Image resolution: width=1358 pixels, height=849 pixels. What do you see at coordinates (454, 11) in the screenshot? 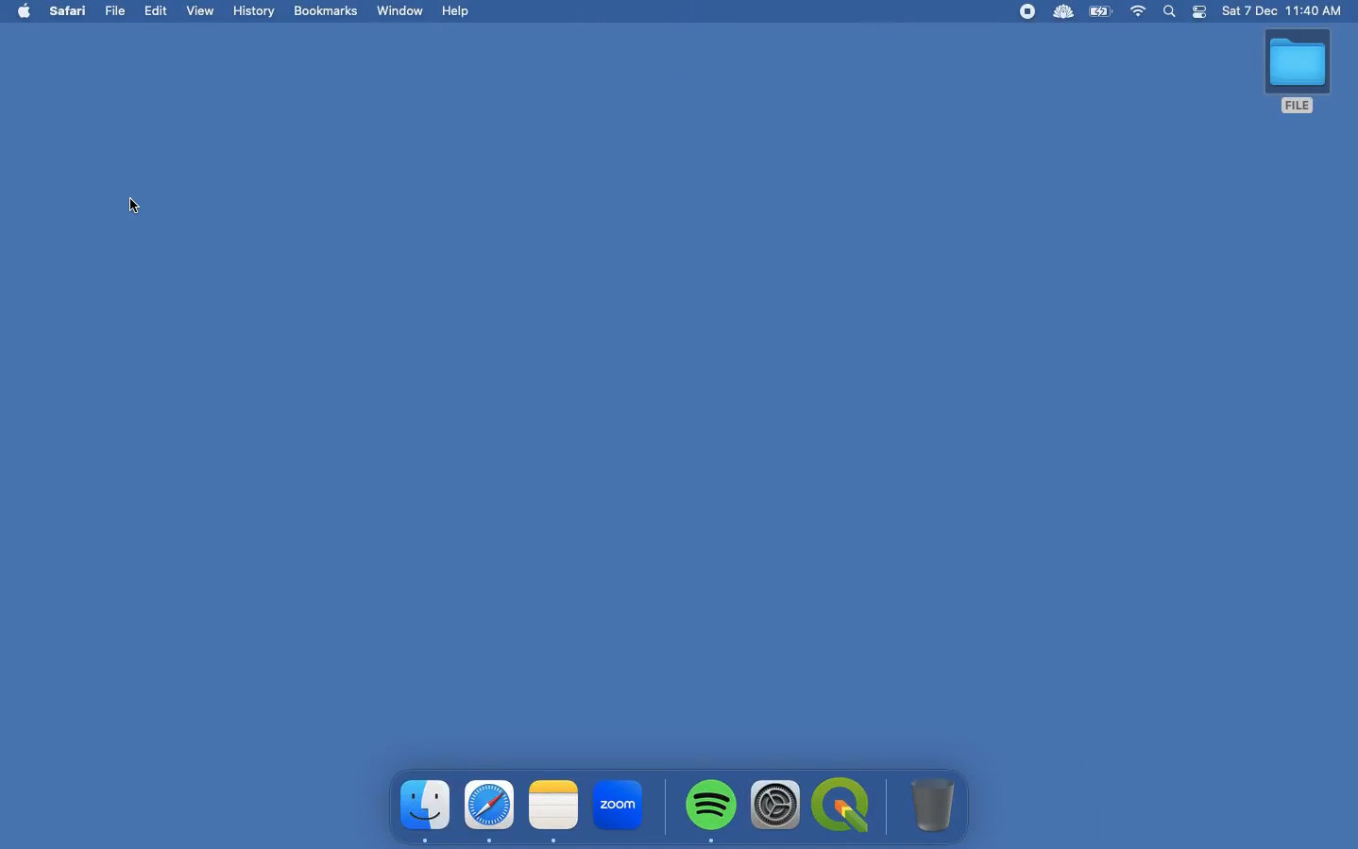
I see `Help` at bounding box center [454, 11].